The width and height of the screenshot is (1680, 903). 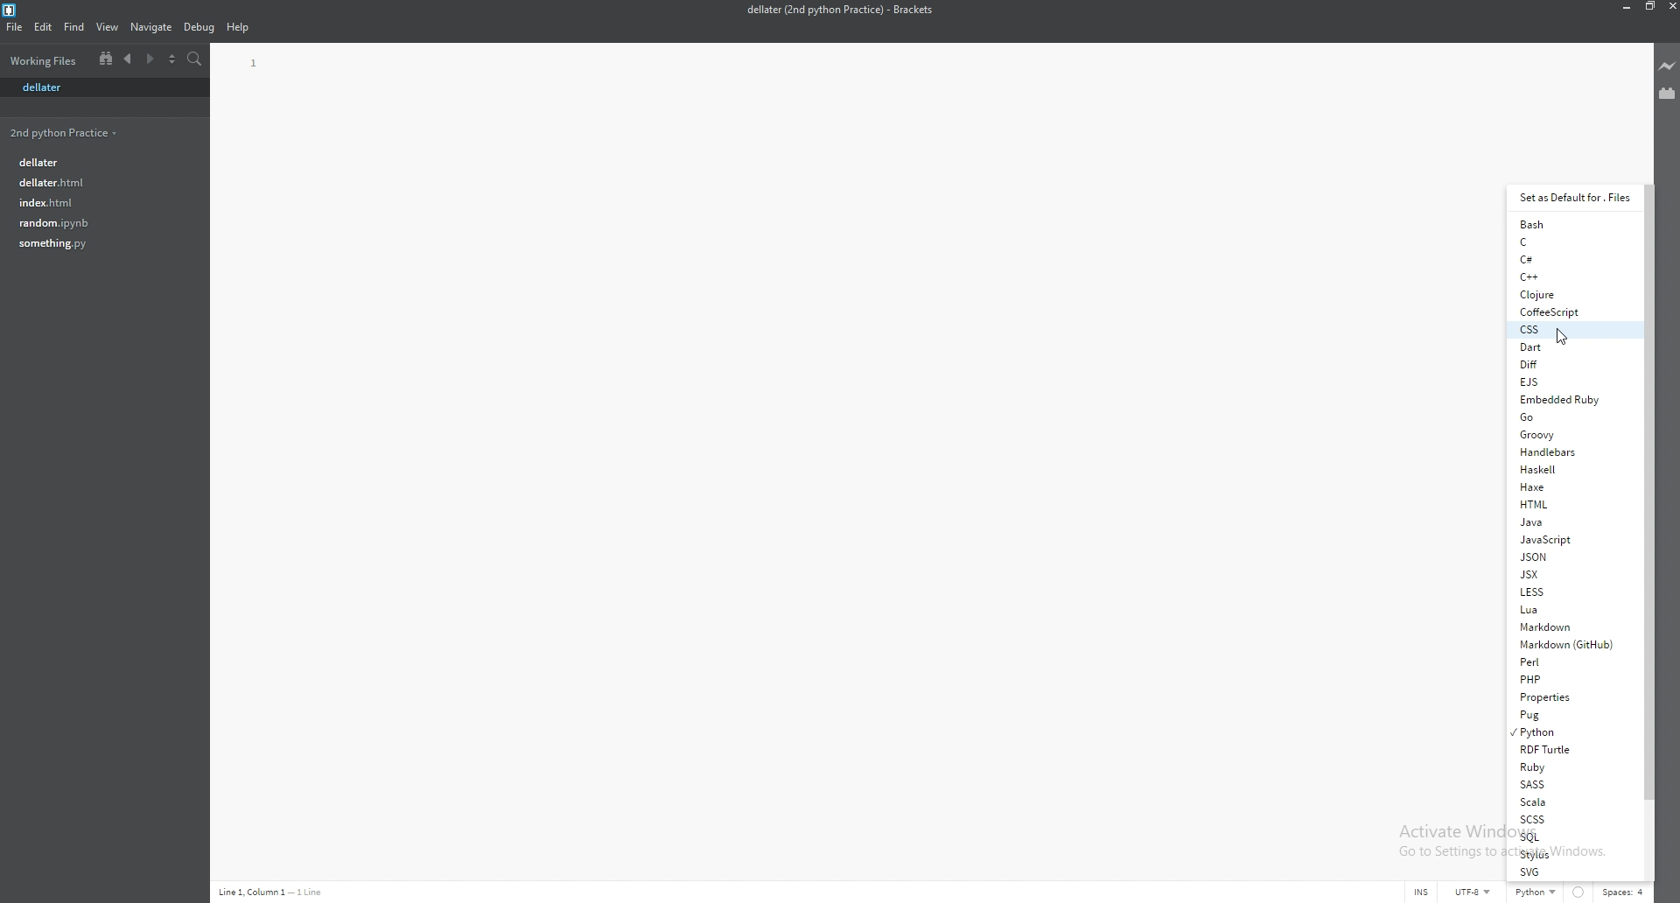 I want to click on clojure, so click(x=1572, y=294).